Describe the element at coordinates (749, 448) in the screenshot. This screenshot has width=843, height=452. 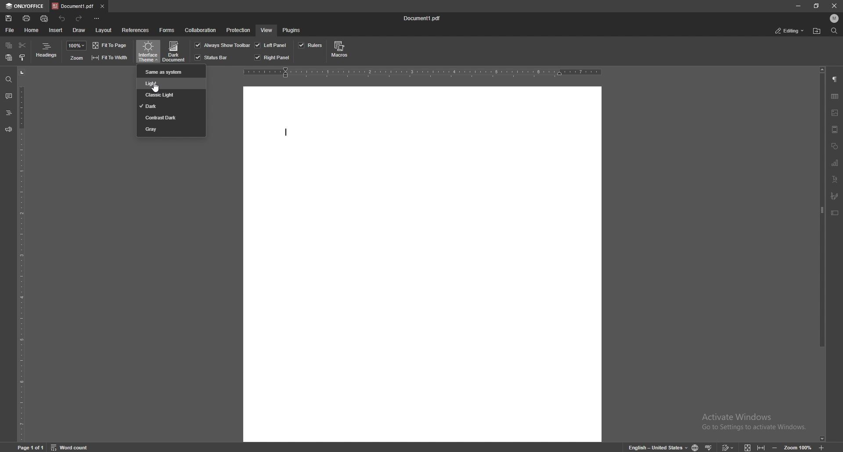
I see `fit to screen` at that location.